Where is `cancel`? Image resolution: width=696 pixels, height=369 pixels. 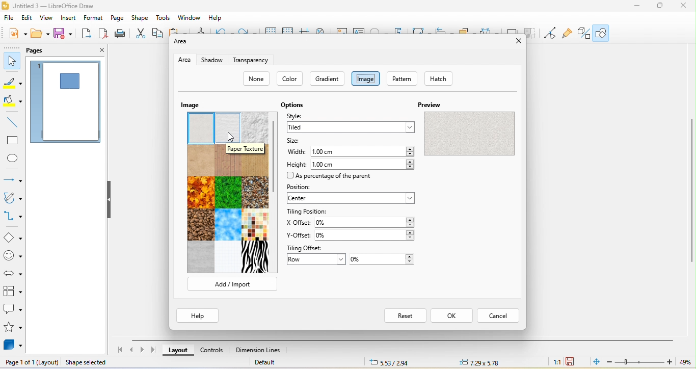
cancel is located at coordinates (499, 315).